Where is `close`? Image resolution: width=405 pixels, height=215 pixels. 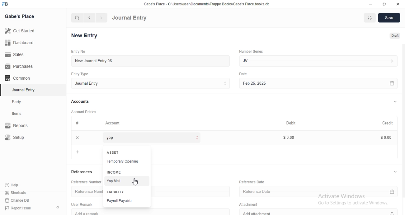
close is located at coordinates (78, 138).